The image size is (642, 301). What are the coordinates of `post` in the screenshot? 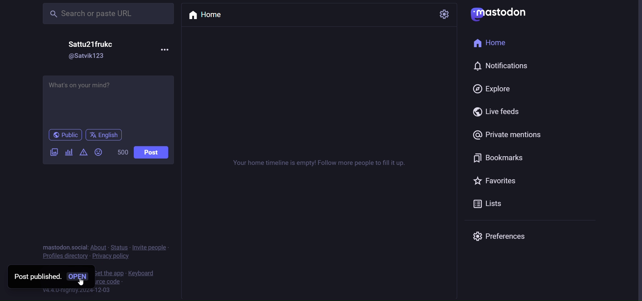 It's located at (152, 153).